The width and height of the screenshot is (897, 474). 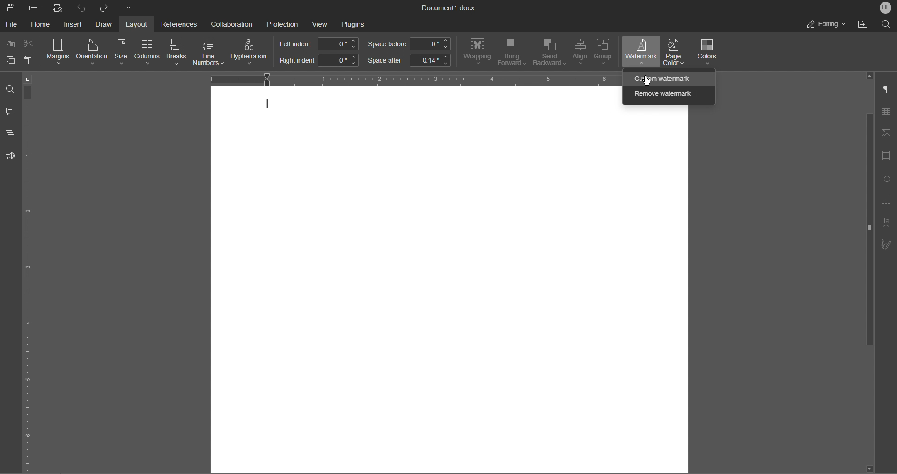 What do you see at coordinates (669, 95) in the screenshot?
I see `Remove watermark` at bounding box center [669, 95].